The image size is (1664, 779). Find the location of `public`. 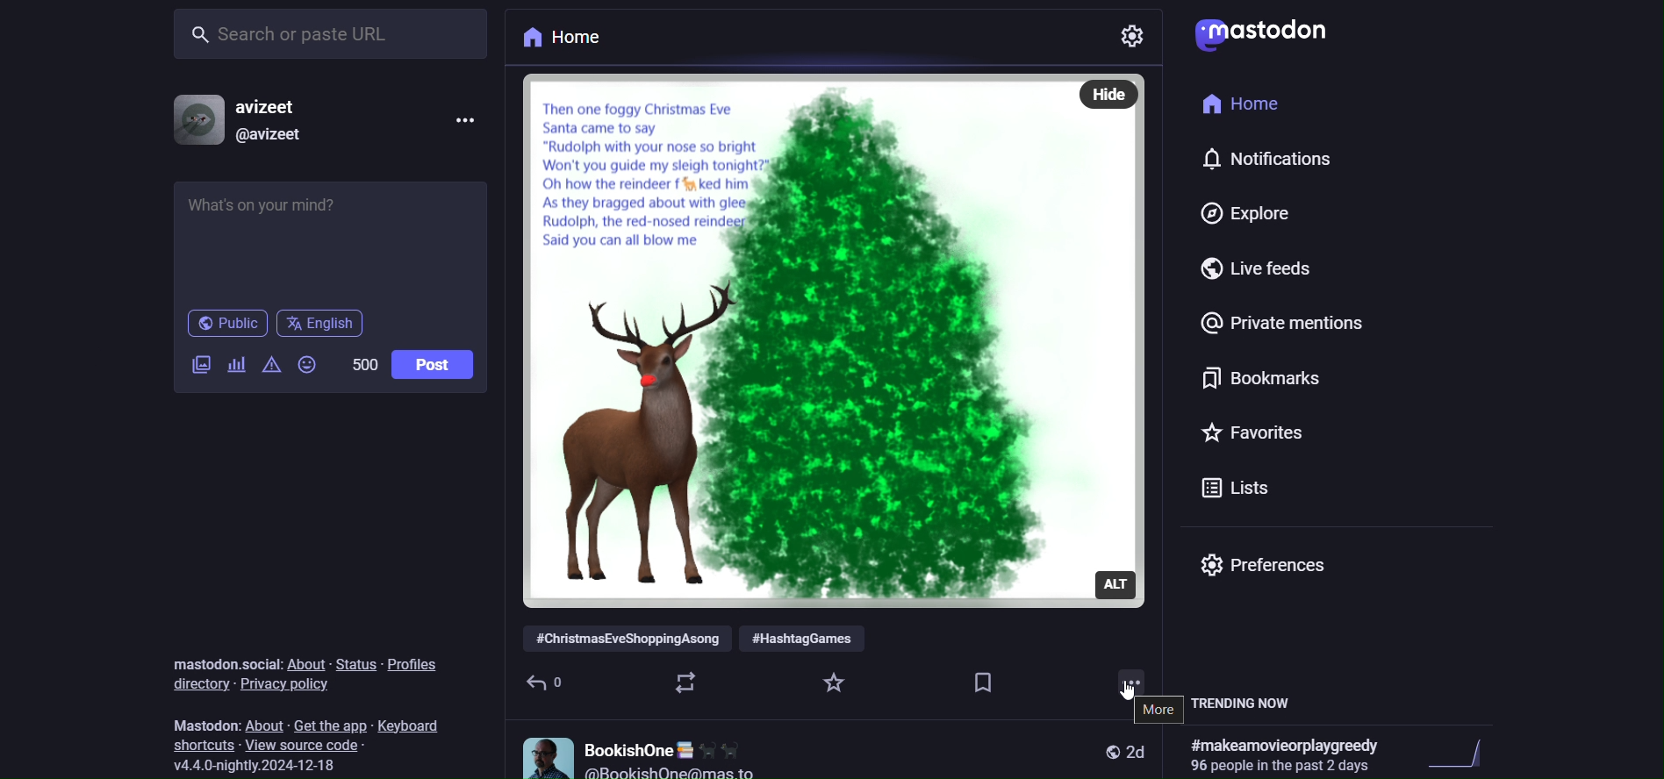

public is located at coordinates (1101, 749).